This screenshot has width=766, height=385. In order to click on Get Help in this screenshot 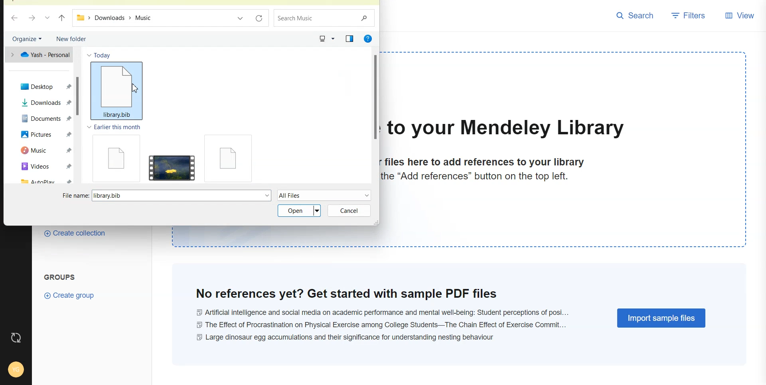, I will do `click(369, 39)`.